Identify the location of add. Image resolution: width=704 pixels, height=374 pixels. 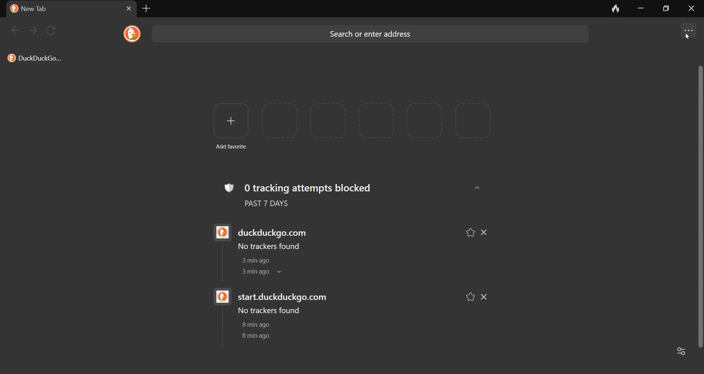
(228, 121).